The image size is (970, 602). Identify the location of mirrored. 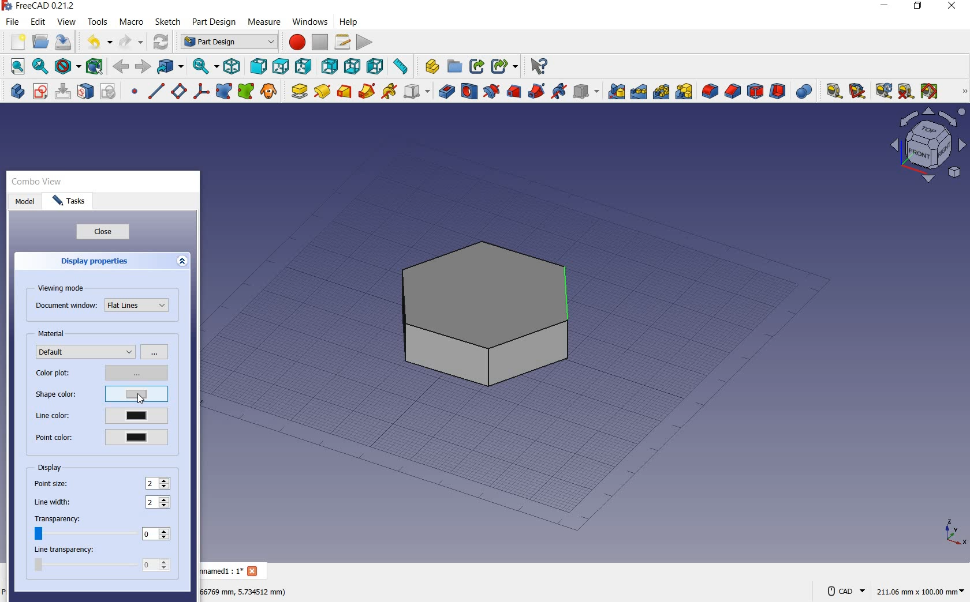
(617, 91).